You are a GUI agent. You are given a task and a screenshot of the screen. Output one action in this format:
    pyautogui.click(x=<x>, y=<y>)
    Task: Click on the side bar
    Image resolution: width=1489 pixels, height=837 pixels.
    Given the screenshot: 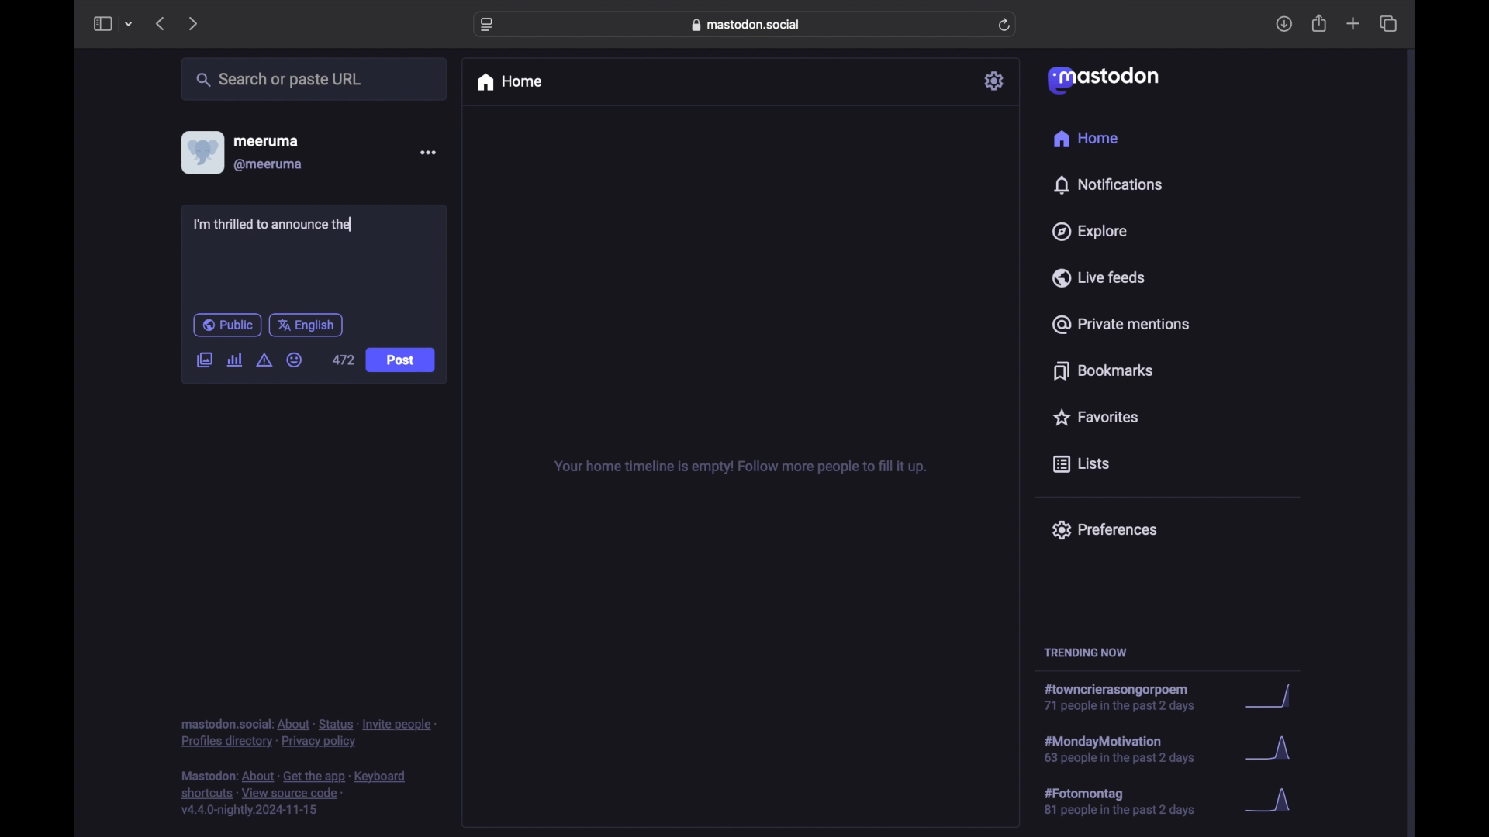 What is the action you would take?
    pyautogui.click(x=102, y=23)
    